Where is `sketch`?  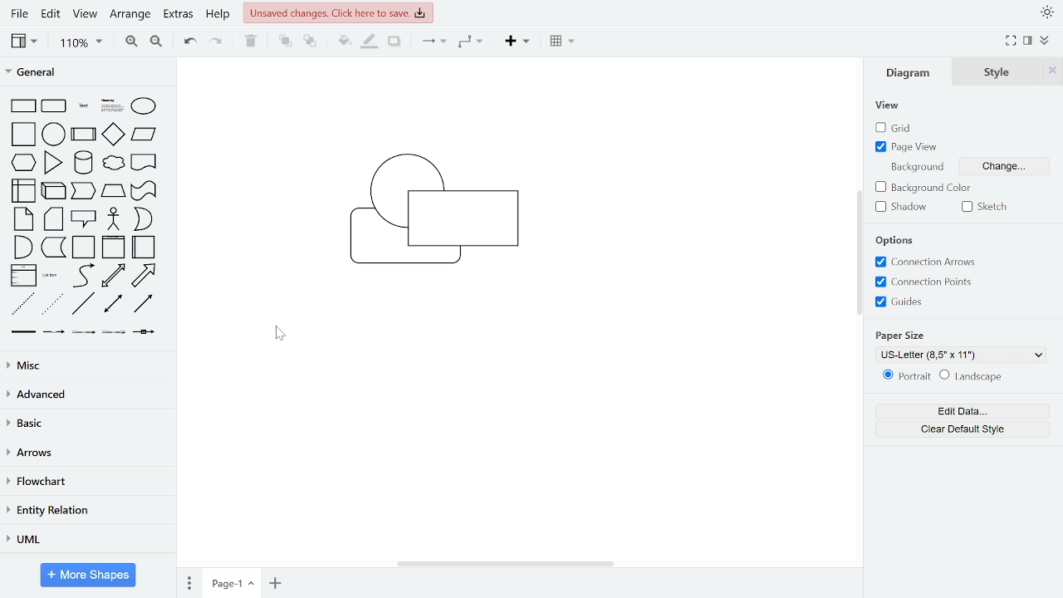
sketch is located at coordinates (990, 207).